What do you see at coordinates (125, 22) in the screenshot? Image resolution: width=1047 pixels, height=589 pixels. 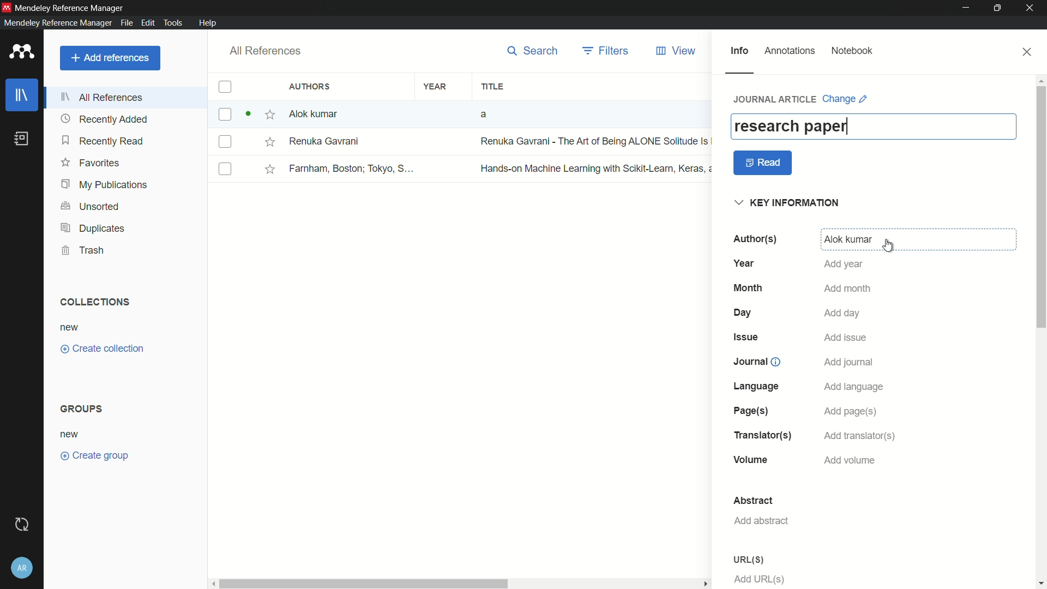 I see `file menu` at bounding box center [125, 22].